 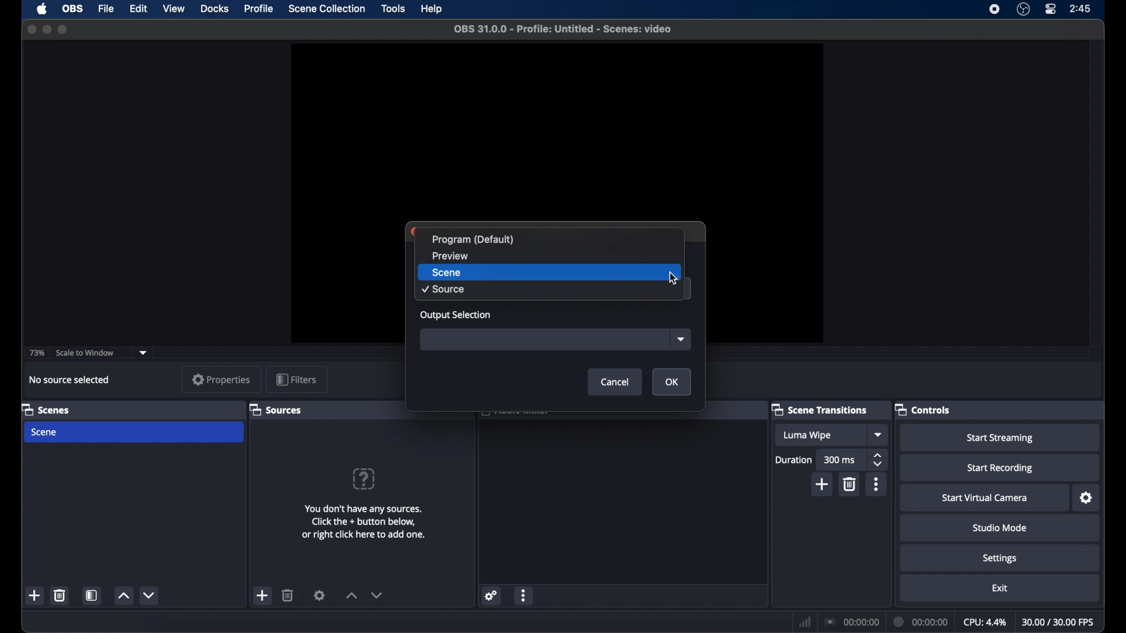 I want to click on filters, so click(x=296, y=379).